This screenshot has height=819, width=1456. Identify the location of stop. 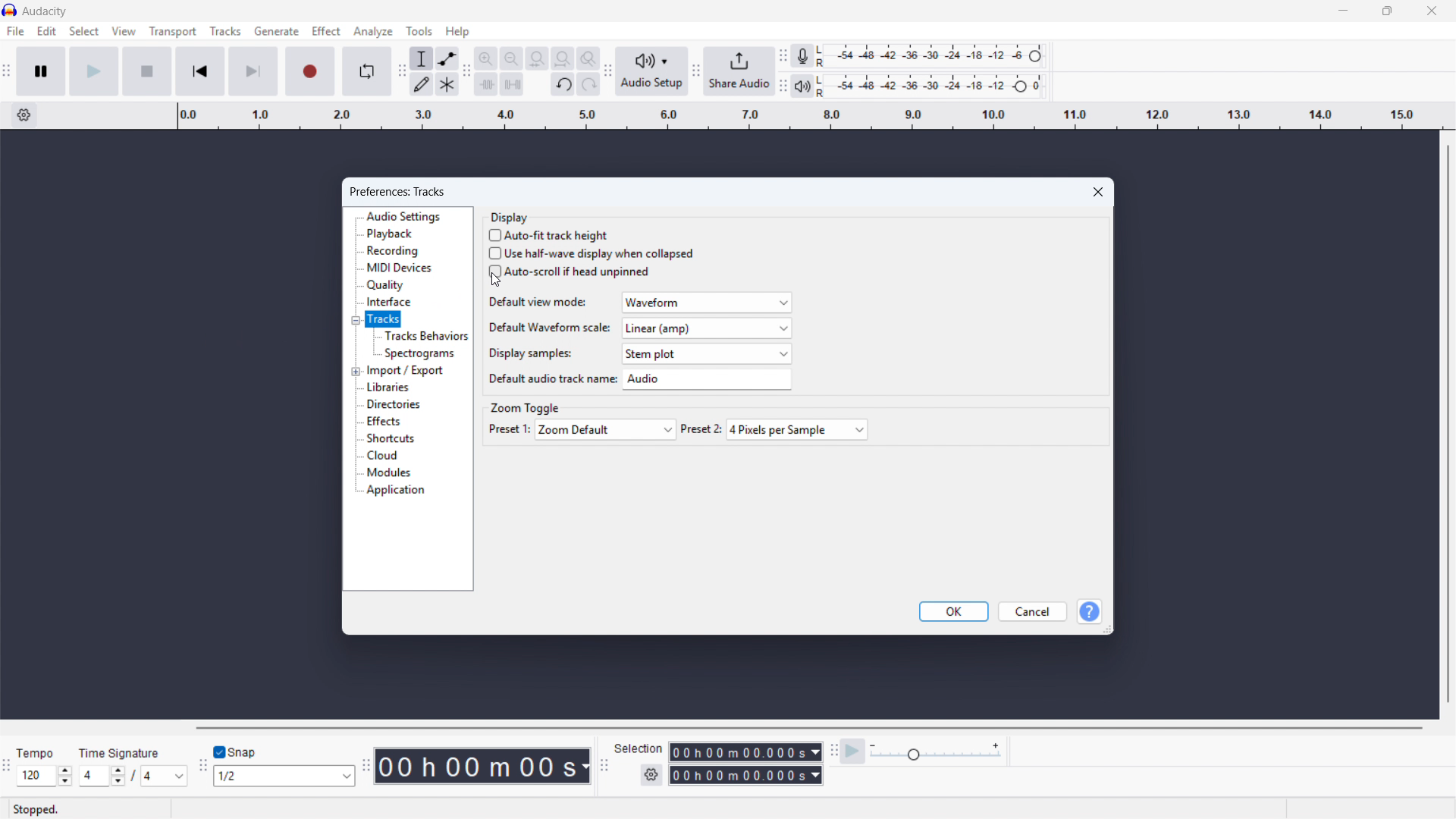
(148, 71).